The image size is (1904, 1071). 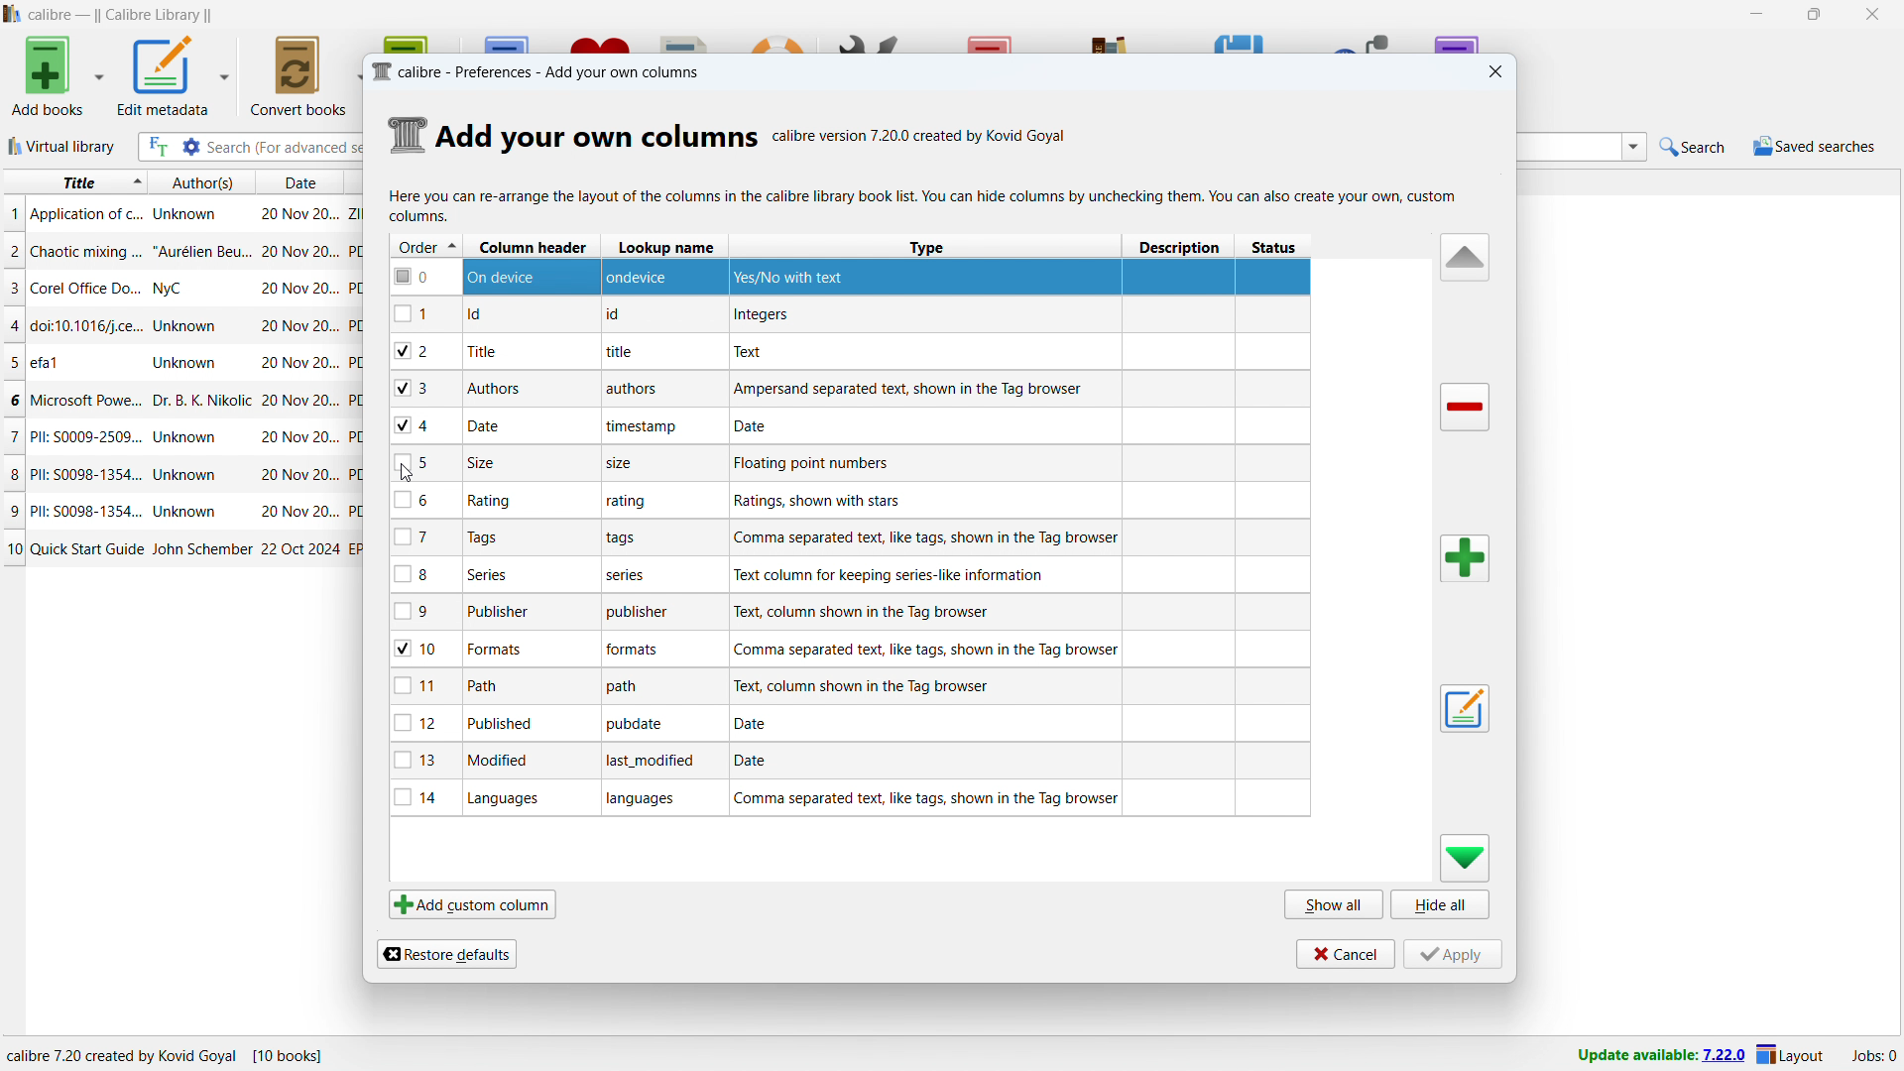 I want to click on move up a column, so click(x=1465, y=258).